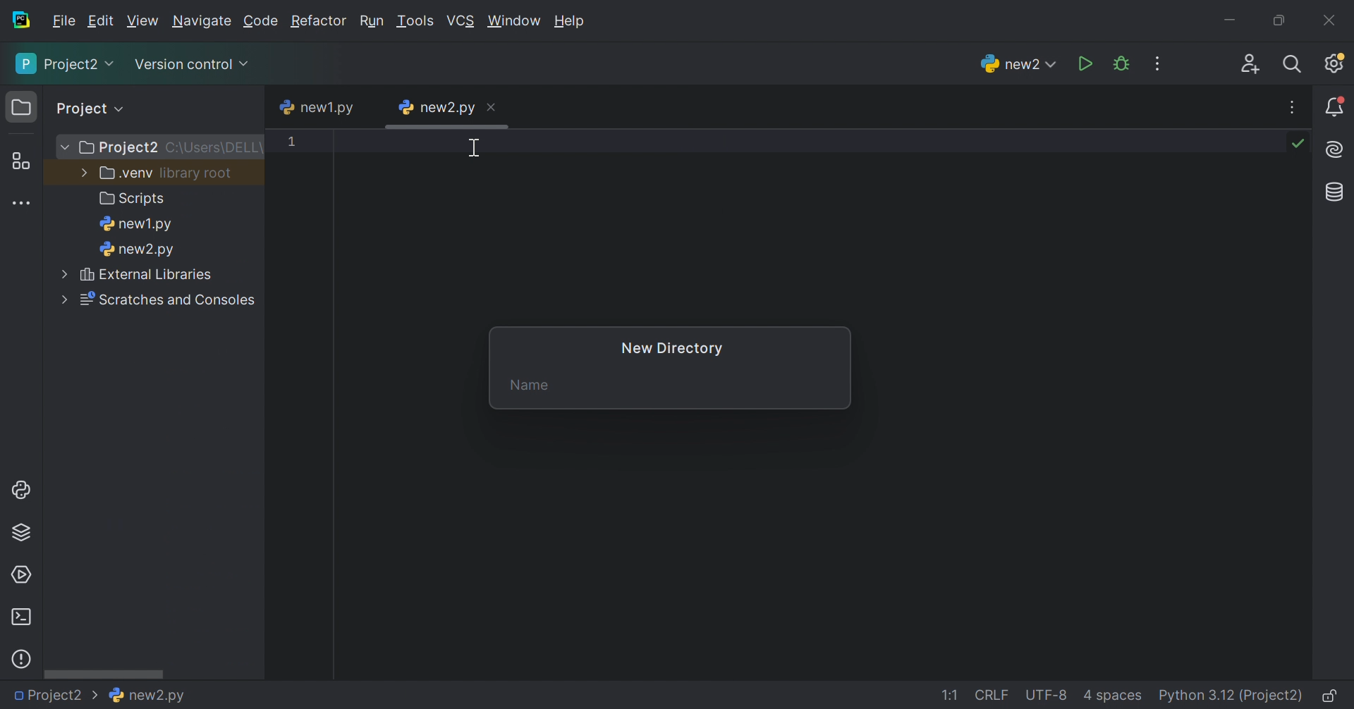 This screenshot has height=709, width=1354. Describe the element at coordinates (21, 534) in the screenshot. I see `Python Packages` at that location.